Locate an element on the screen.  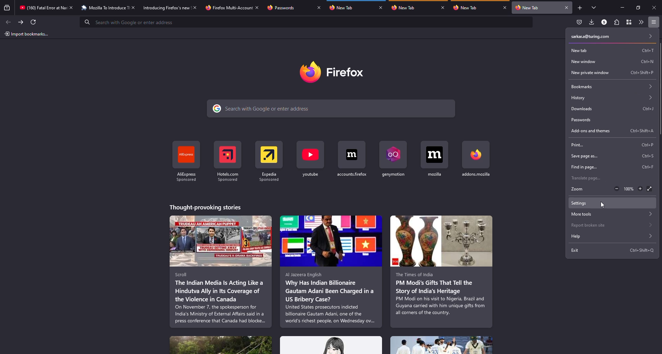
exit is located at coordinates (613, 250).